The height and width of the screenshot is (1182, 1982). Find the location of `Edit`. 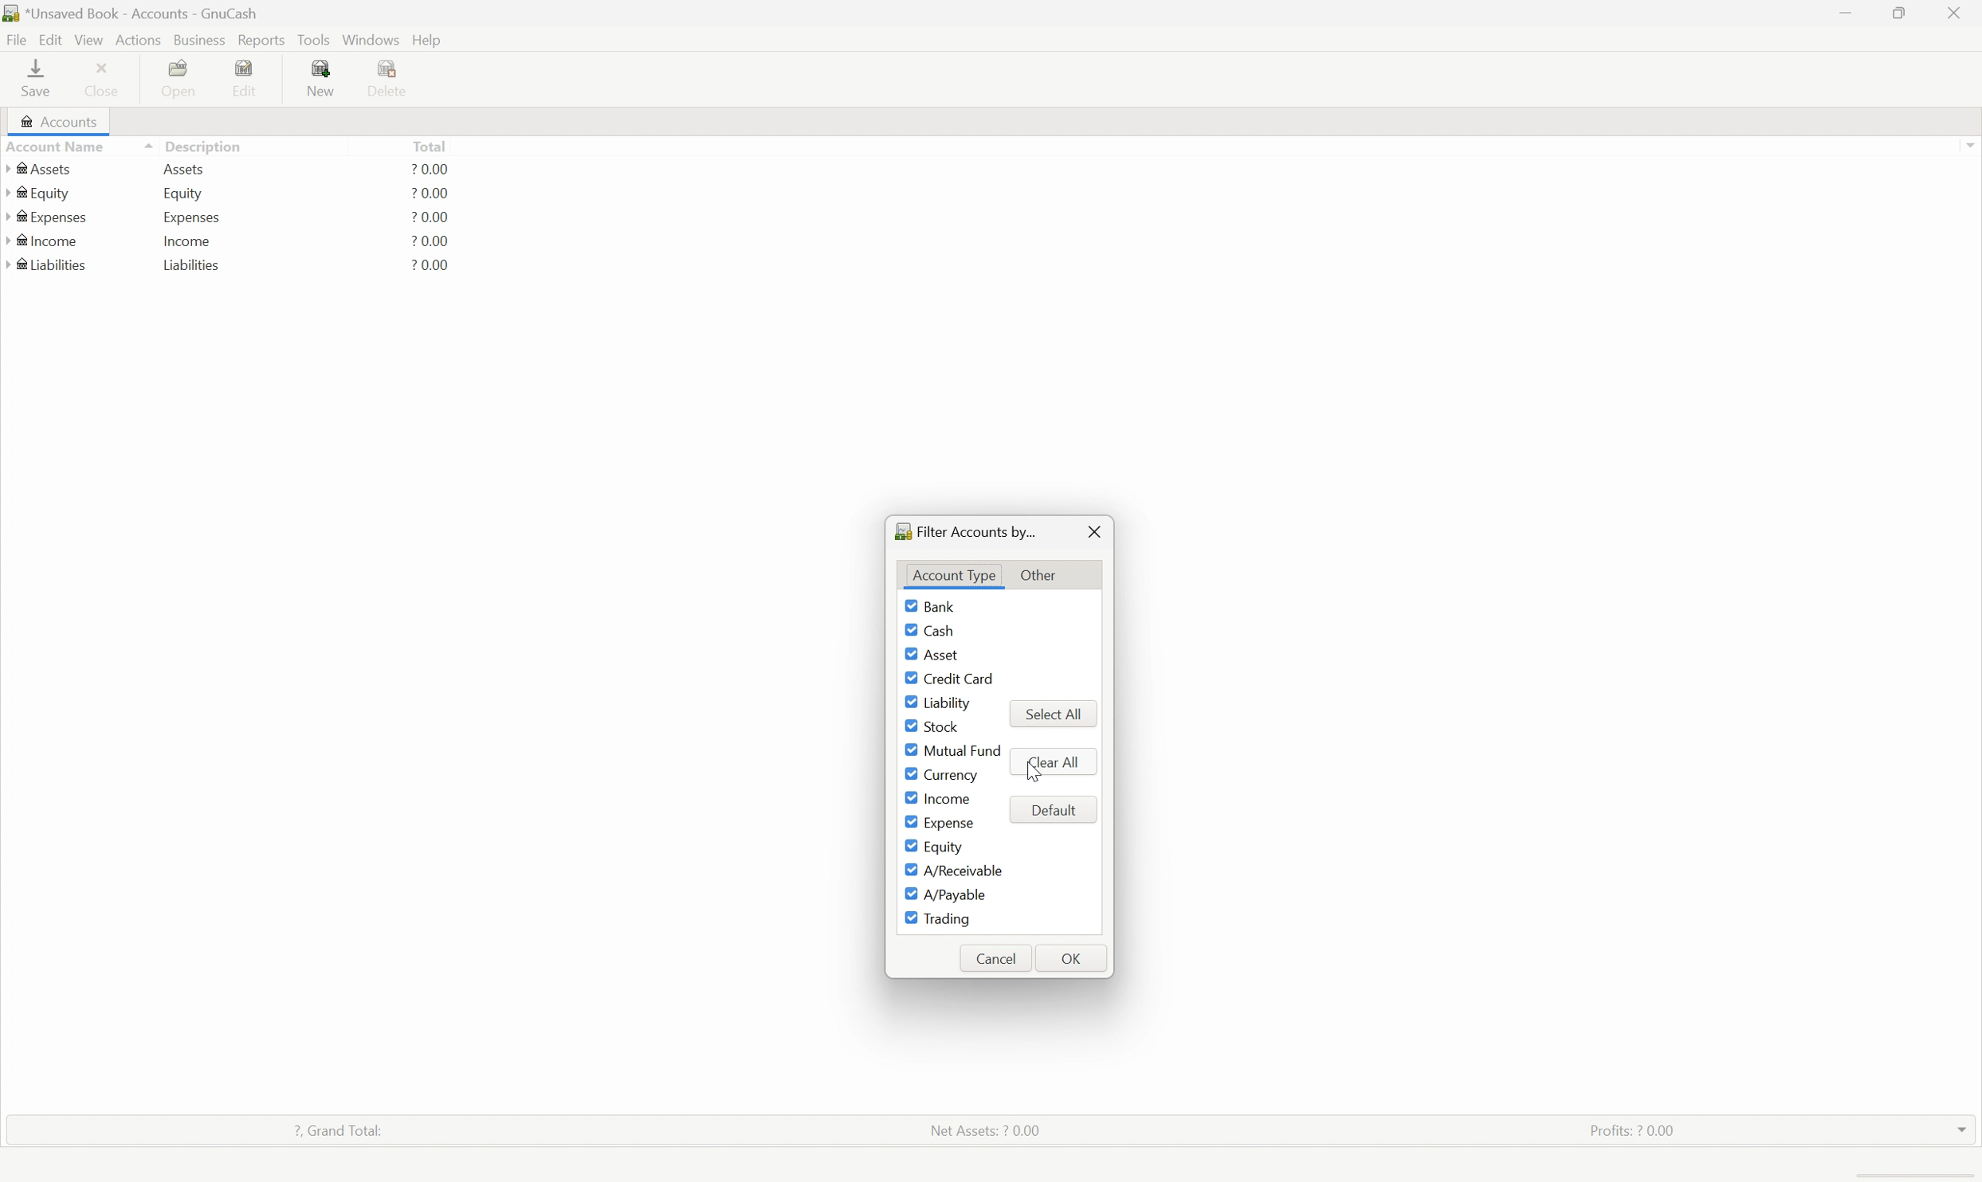

Edit is located at coordinates (247, 78).